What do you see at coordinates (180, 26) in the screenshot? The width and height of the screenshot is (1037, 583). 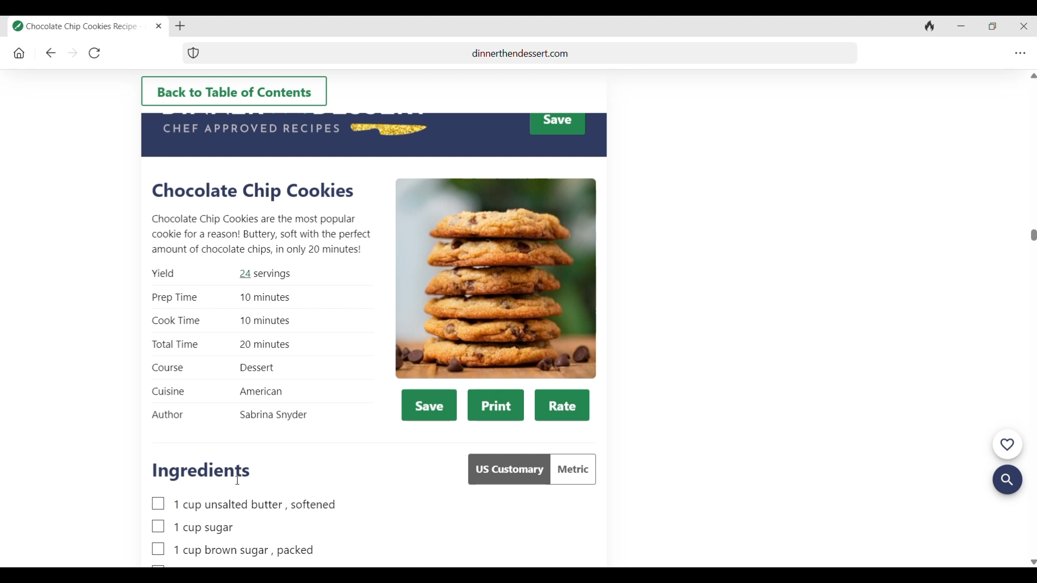 I see `Add tab` at bounding box center [180, 26].